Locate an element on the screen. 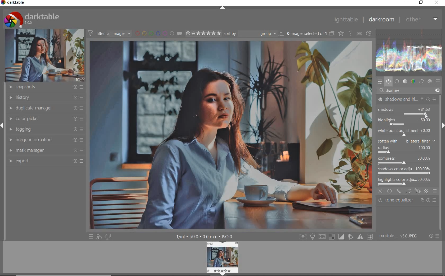 The image size is (445, 276). show increased to 81.63 is located at coordinates (425, 110).